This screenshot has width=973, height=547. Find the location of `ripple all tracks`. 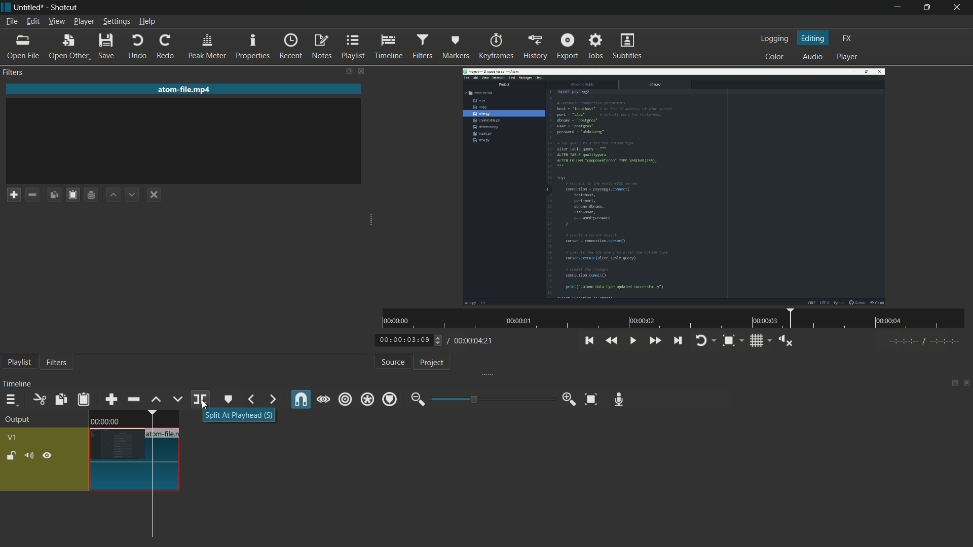

ripple all tracks is located at coordinates (367, 399).